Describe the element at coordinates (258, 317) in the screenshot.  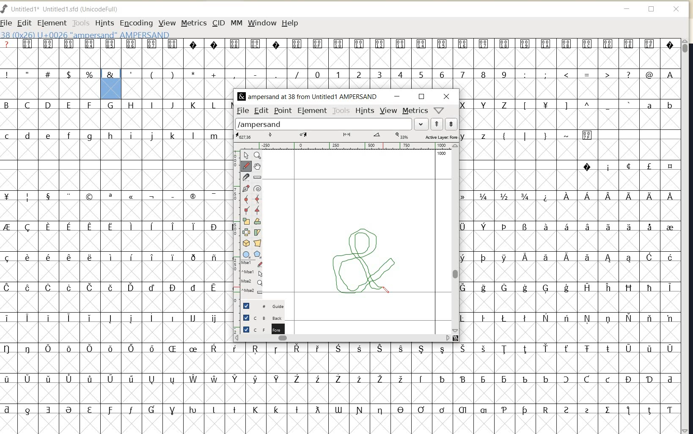
I see `BACKGROUND` at that location.